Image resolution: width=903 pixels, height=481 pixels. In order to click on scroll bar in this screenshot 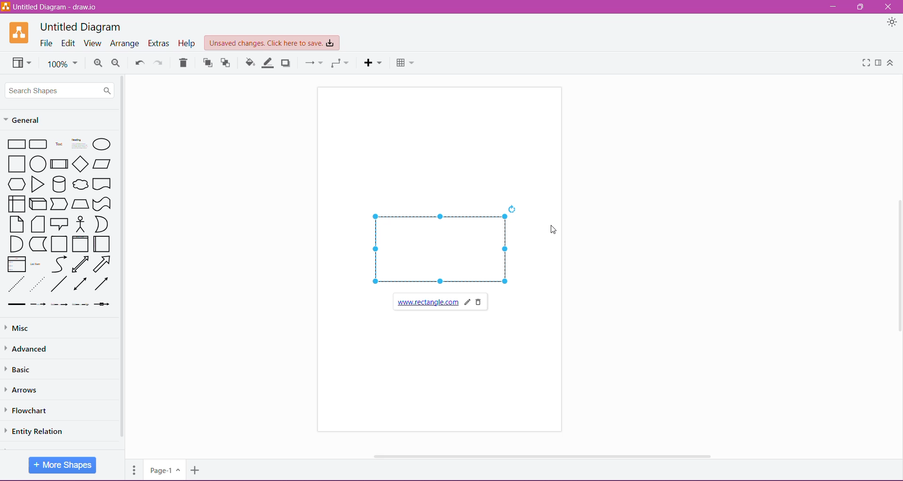, I will do `click(543, 456)`.